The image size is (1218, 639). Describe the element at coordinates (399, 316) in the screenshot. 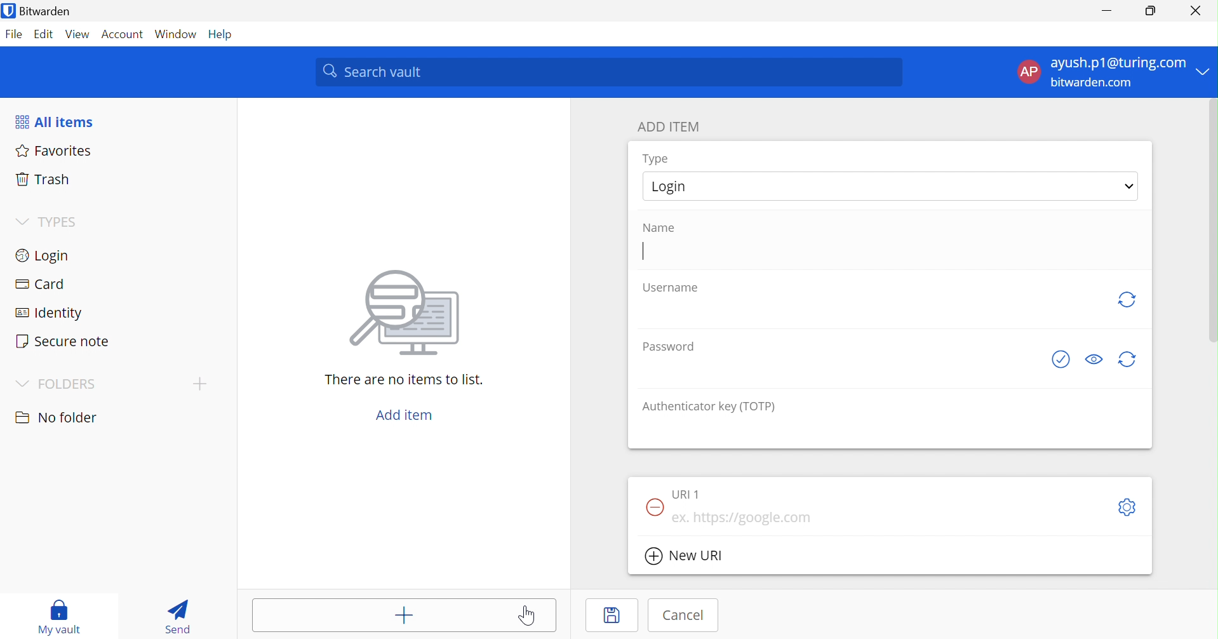

I see `image` at that location.